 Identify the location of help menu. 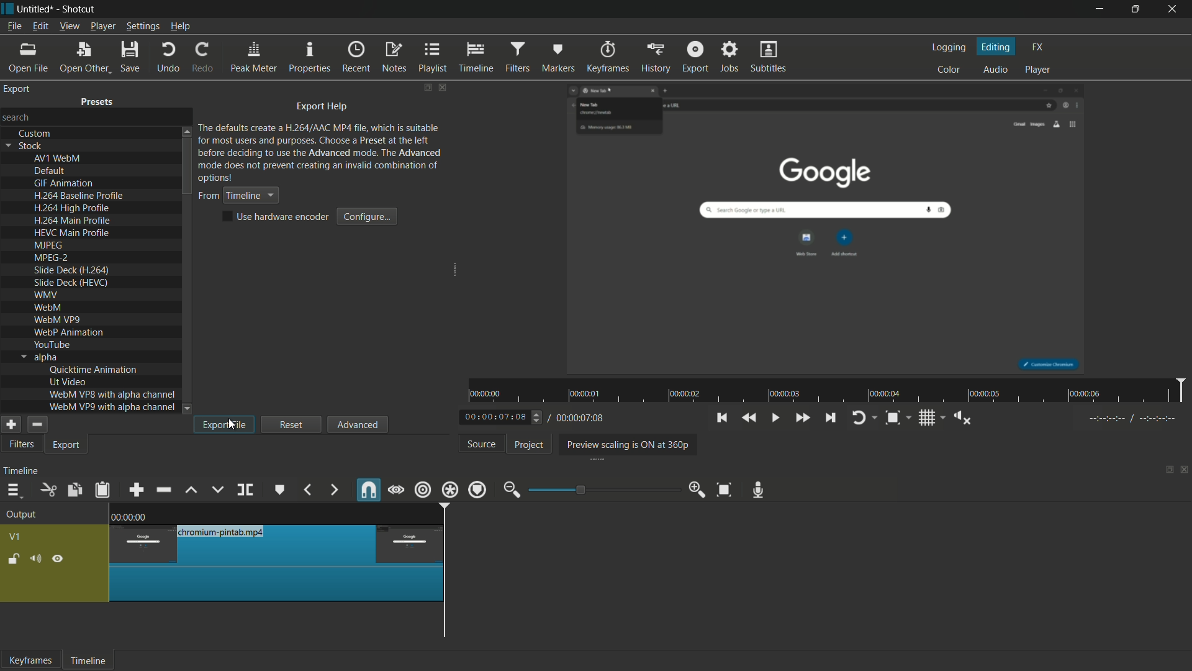
(181, 27).